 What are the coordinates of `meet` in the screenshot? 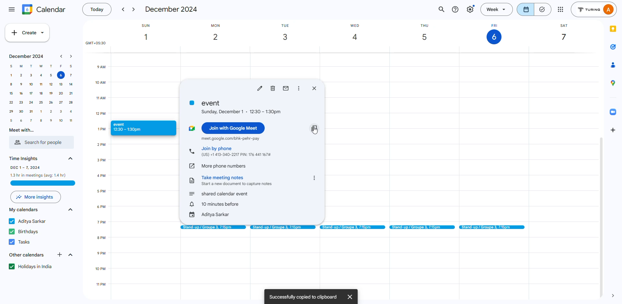 It's located at (20, 130).